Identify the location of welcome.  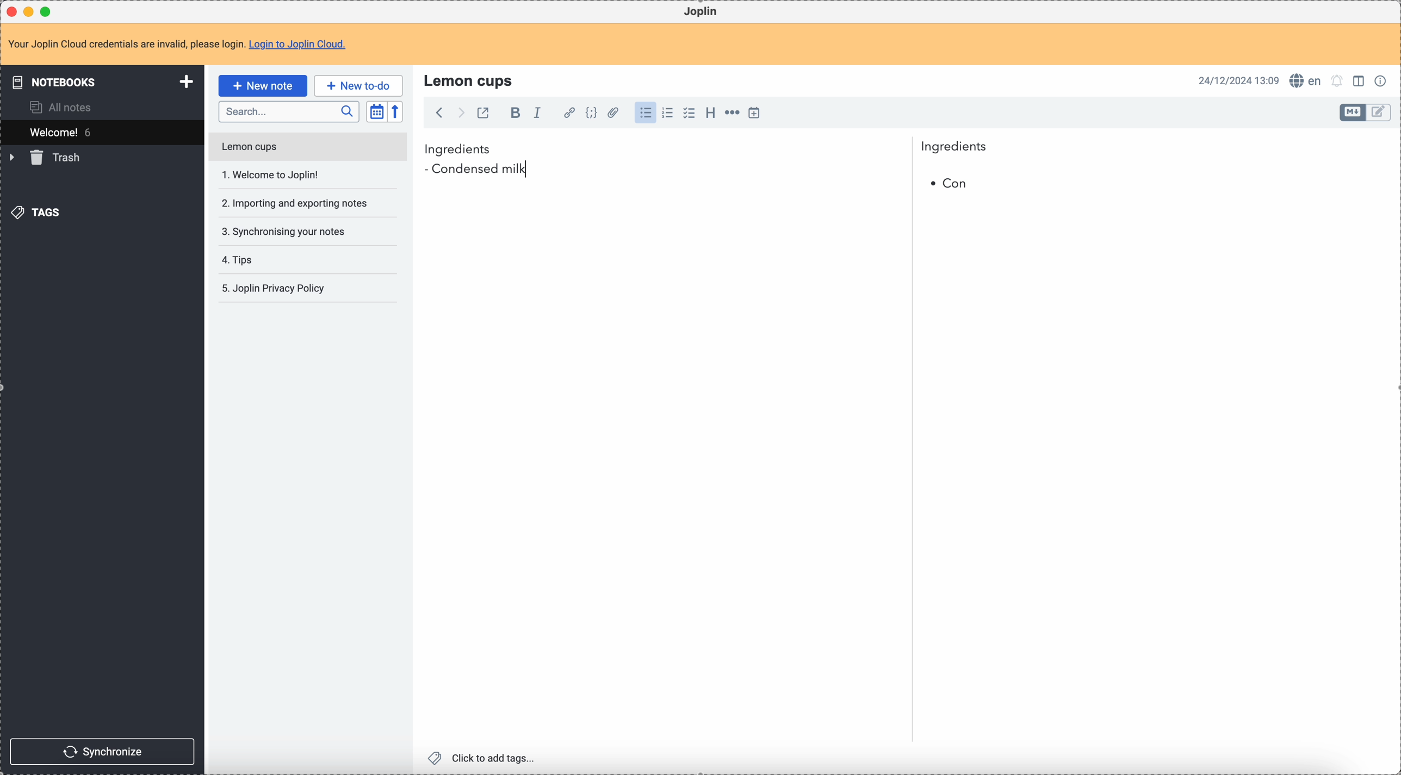
(102, 132).